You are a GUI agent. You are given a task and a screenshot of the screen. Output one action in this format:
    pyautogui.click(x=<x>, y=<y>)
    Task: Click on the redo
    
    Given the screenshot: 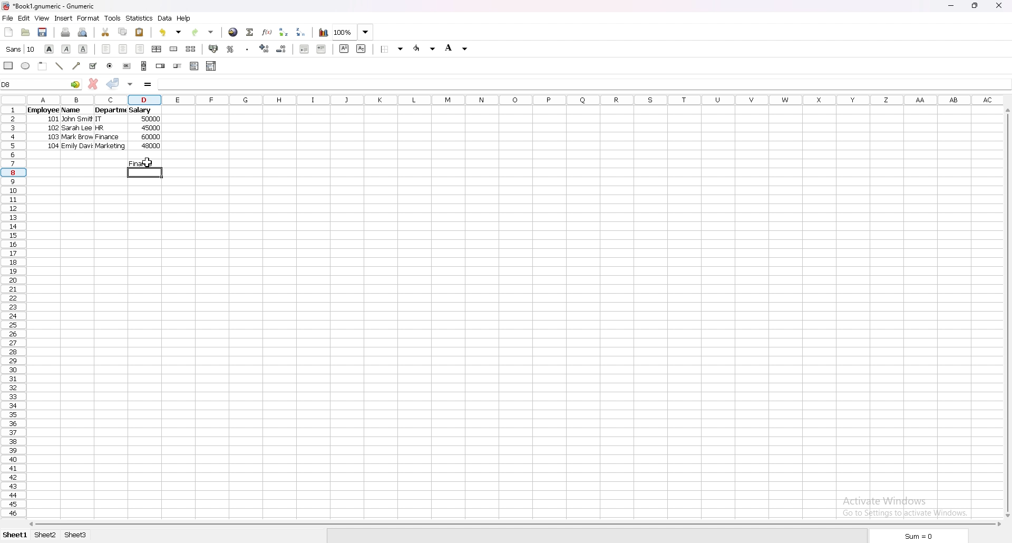 What is the action you would take?
    pyautogui.click(x=203, y=33)
    